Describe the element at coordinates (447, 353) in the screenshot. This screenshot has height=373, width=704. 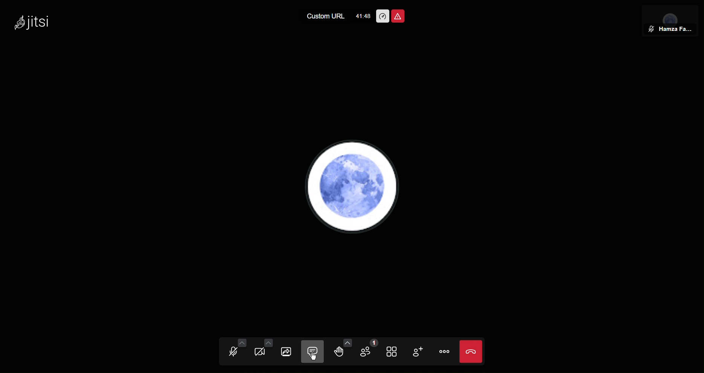
I see `More` at that location.